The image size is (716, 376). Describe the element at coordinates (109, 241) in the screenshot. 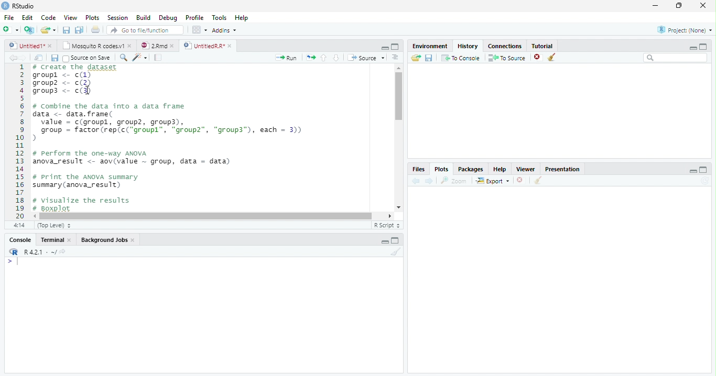

I see `background jobs` at that location.